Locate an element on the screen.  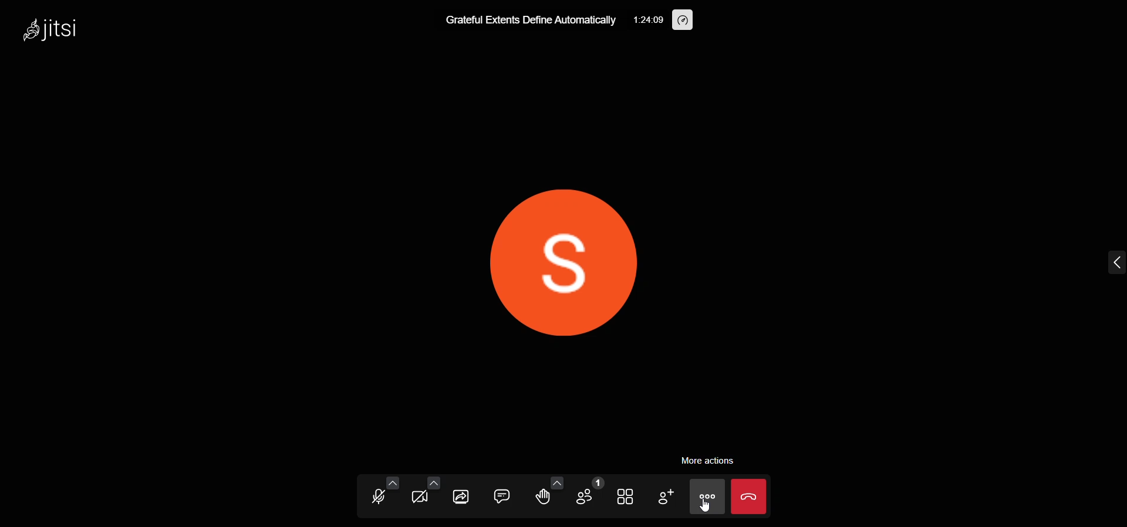
display picture is located at coordinates (561, 269).